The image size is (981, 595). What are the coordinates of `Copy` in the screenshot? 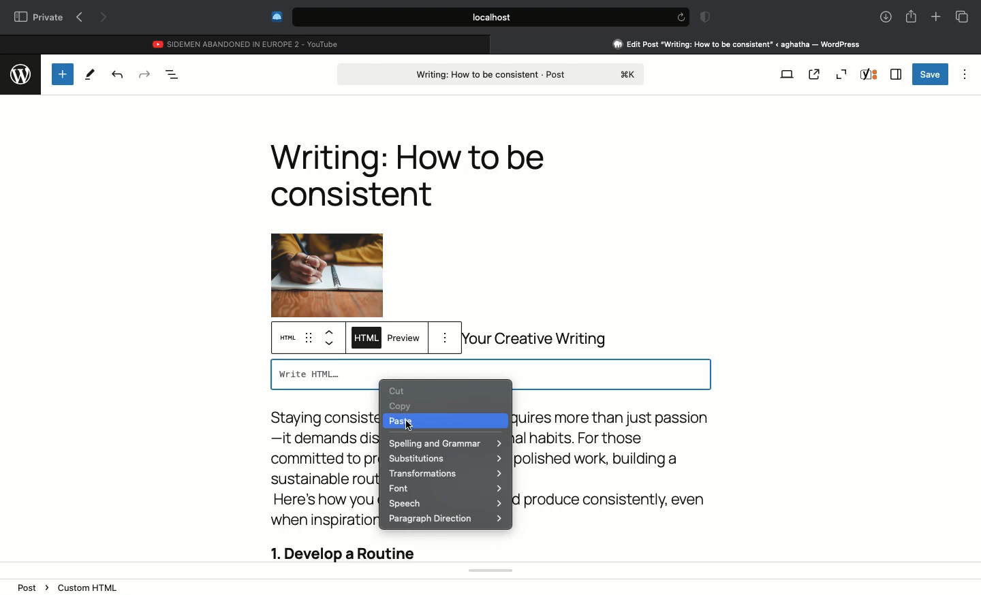 It's located at (403, 407).